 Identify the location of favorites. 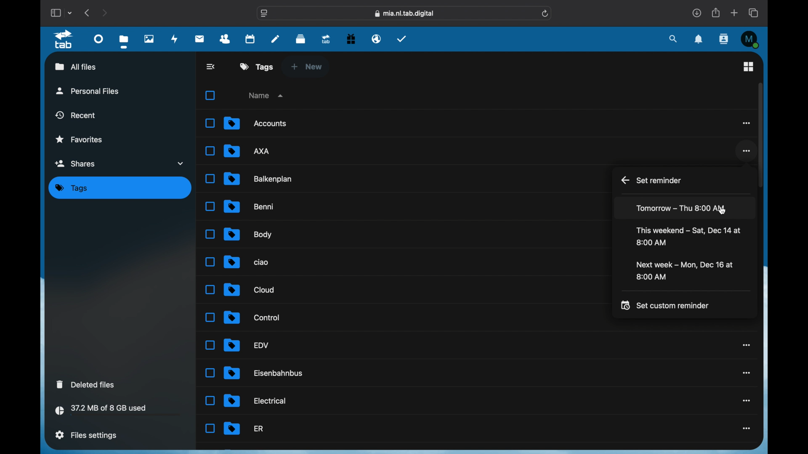
(79, 140).